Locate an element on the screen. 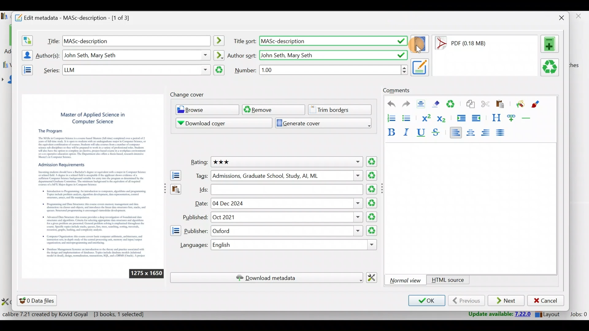   is located at coordinates (287, 176).